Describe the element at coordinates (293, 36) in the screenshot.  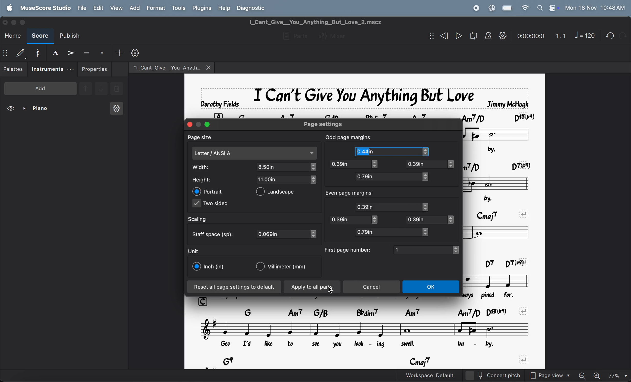
I see `parts` at that location.